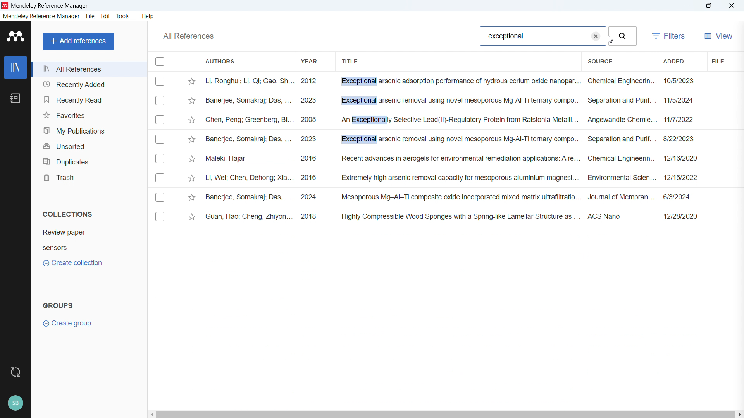 This screenshot has height=418, width=744. I want to click on Short by date added , so click(673, 61).